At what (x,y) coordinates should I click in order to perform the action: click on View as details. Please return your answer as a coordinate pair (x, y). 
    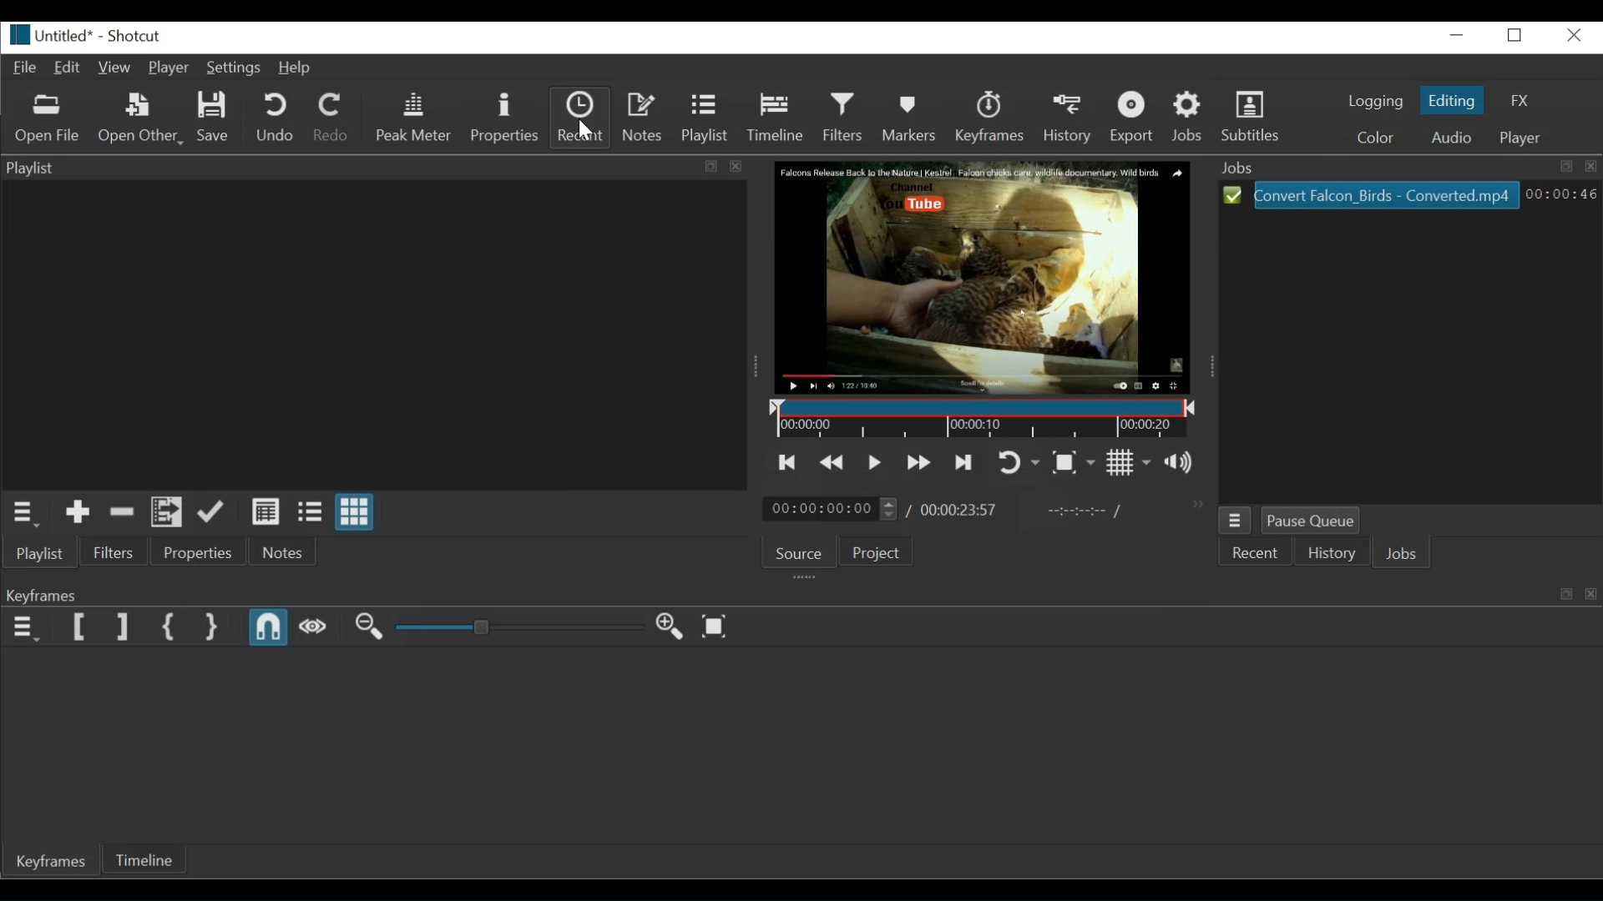
    Looking at the image, I should click on (264, 512).